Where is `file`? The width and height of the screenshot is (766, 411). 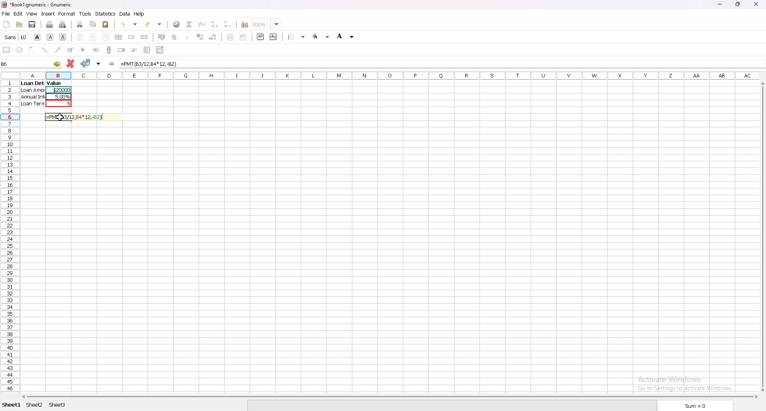
file is located at coordinates (6, 14).